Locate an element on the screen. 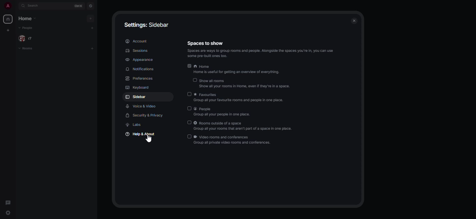 This screenshot has height=219, width=476. disabled is located at coordinates (194, 80).